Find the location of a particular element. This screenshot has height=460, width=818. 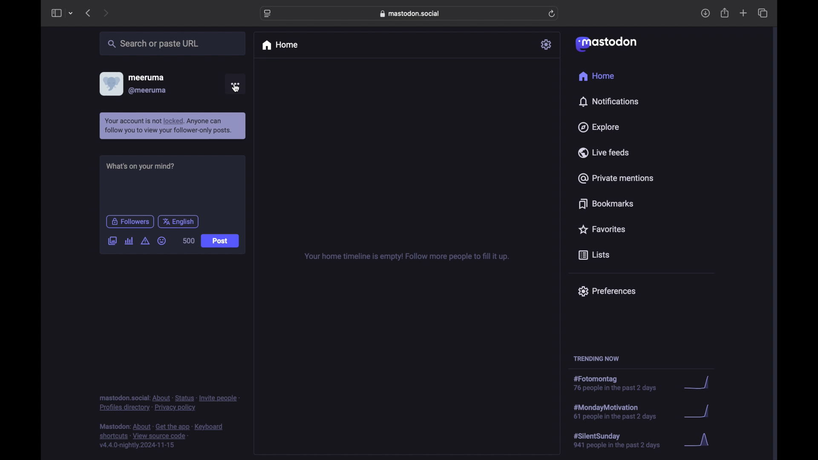

meeruma is located at coordinates (146, 78).